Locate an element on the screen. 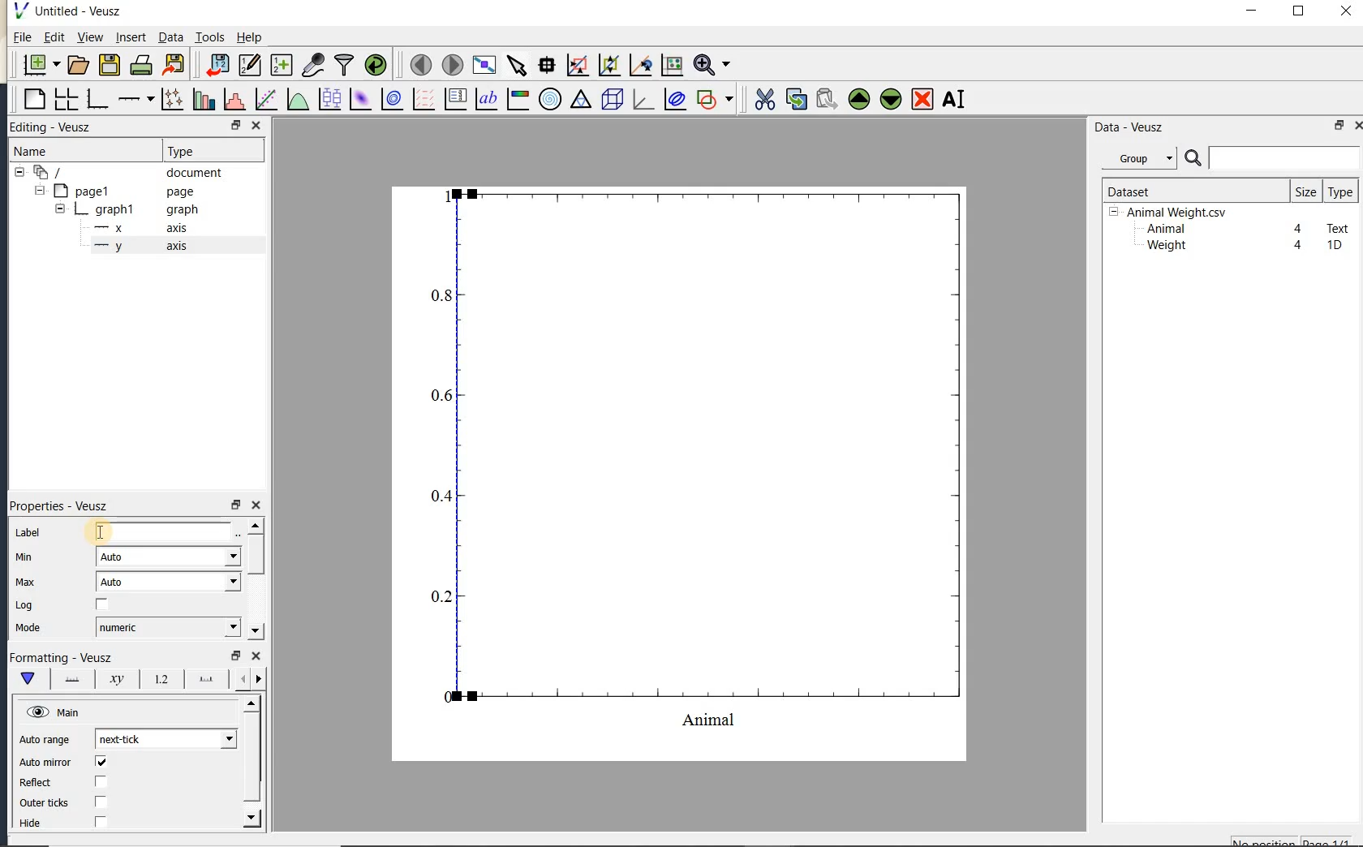 This screenshot has height=847, width=1363. check/uncheck is located at coordinates (100, 821).